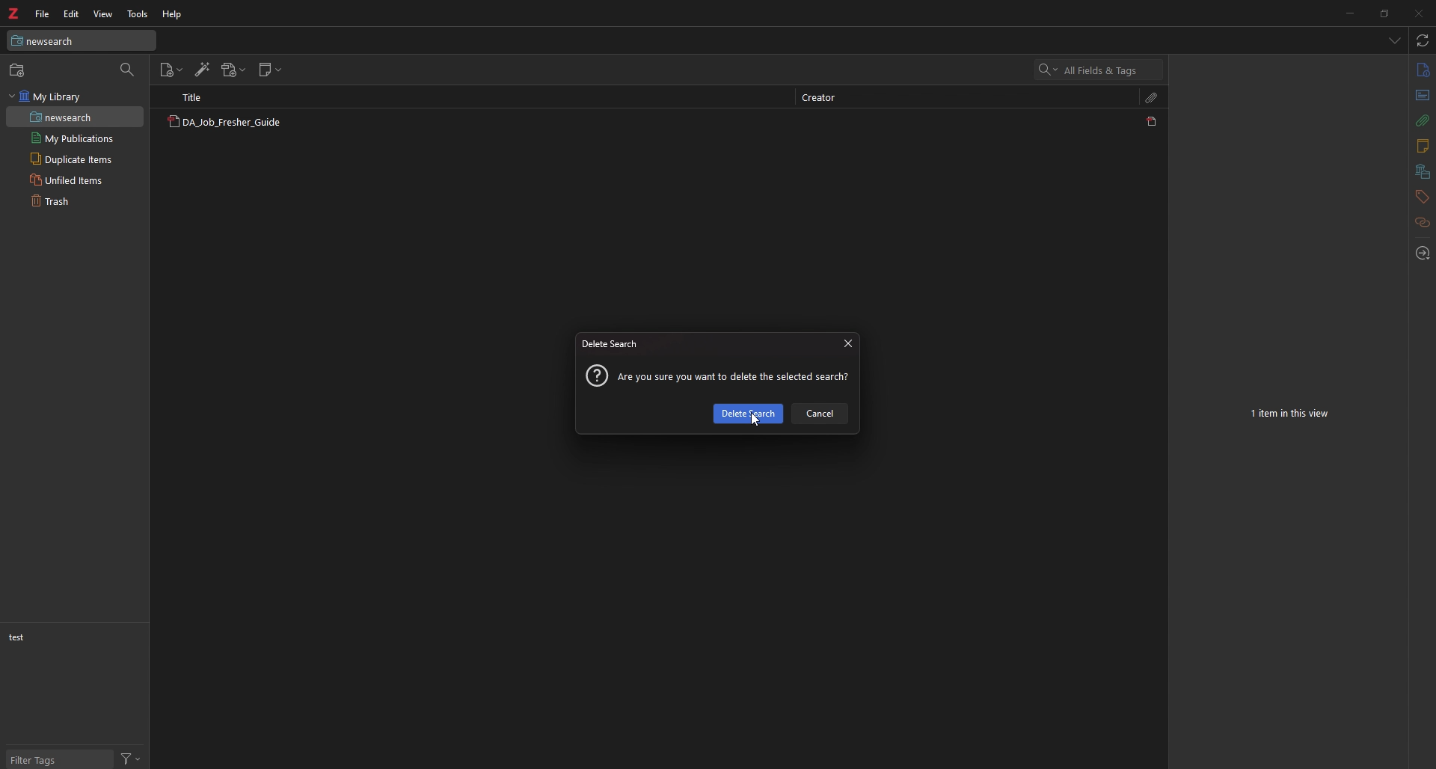 The height and width of the screenshot is (769, 1436). Describe the element at coordinates (1154, 98) in the screenshot. I see `Attachments` at that location.